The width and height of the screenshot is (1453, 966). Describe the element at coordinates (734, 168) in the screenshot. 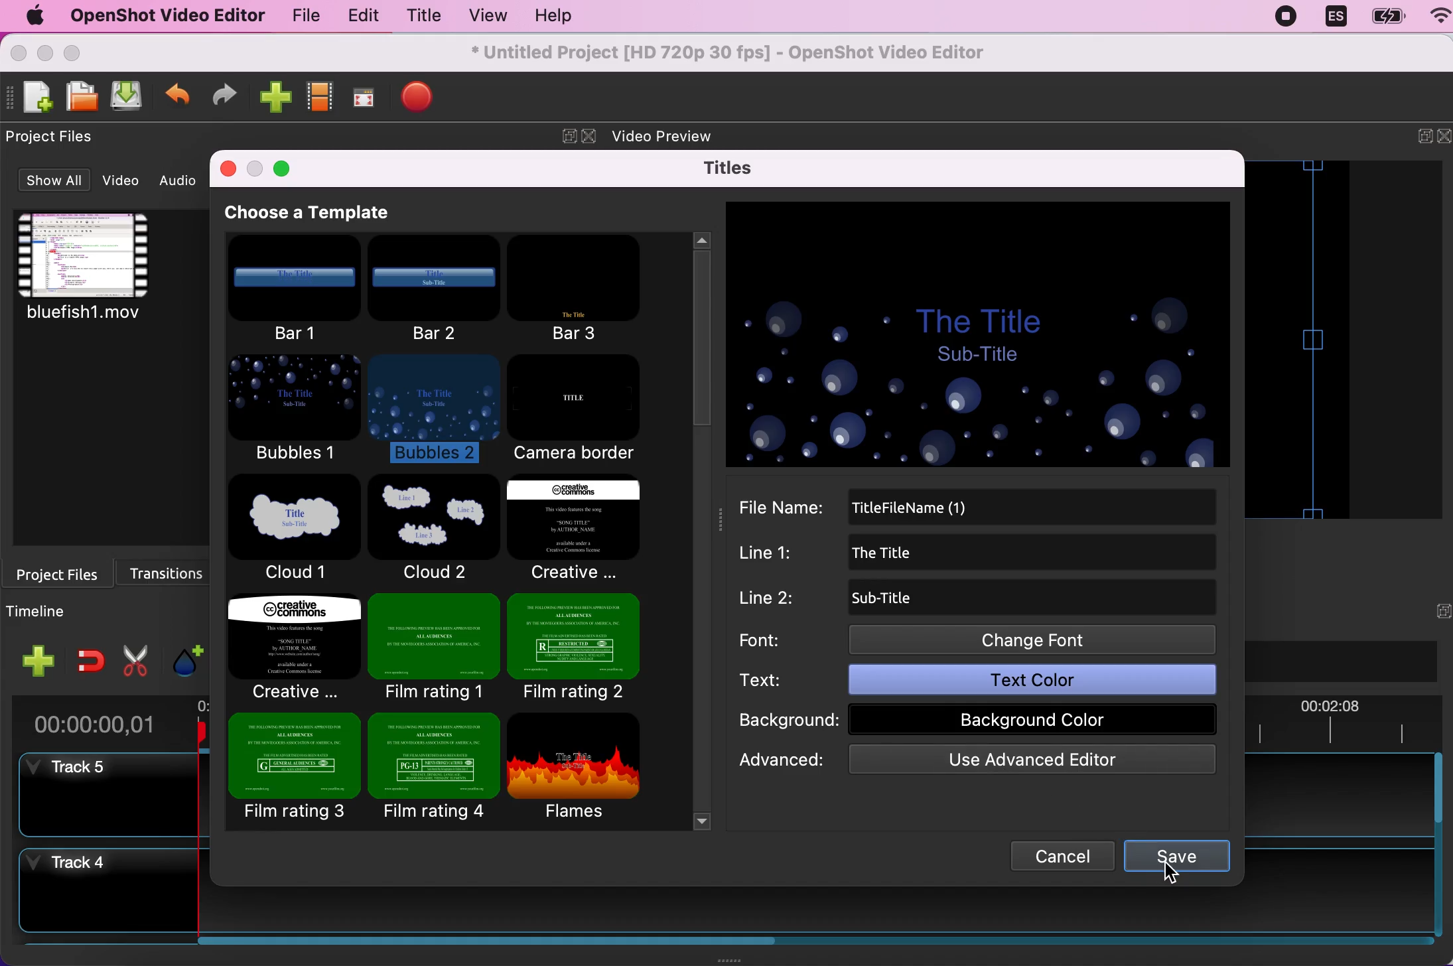

I see `titles` at that location.